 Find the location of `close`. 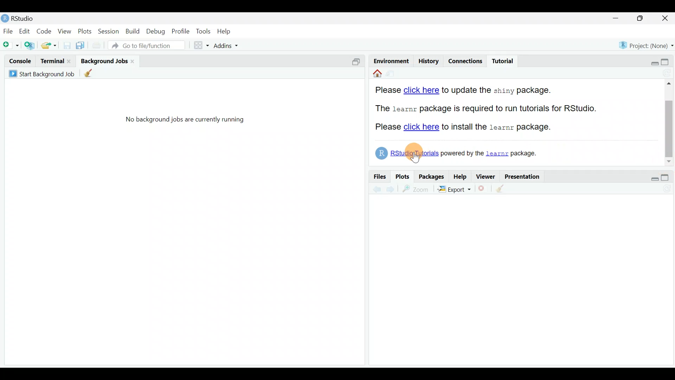

close is located at coordinates (134, 61).